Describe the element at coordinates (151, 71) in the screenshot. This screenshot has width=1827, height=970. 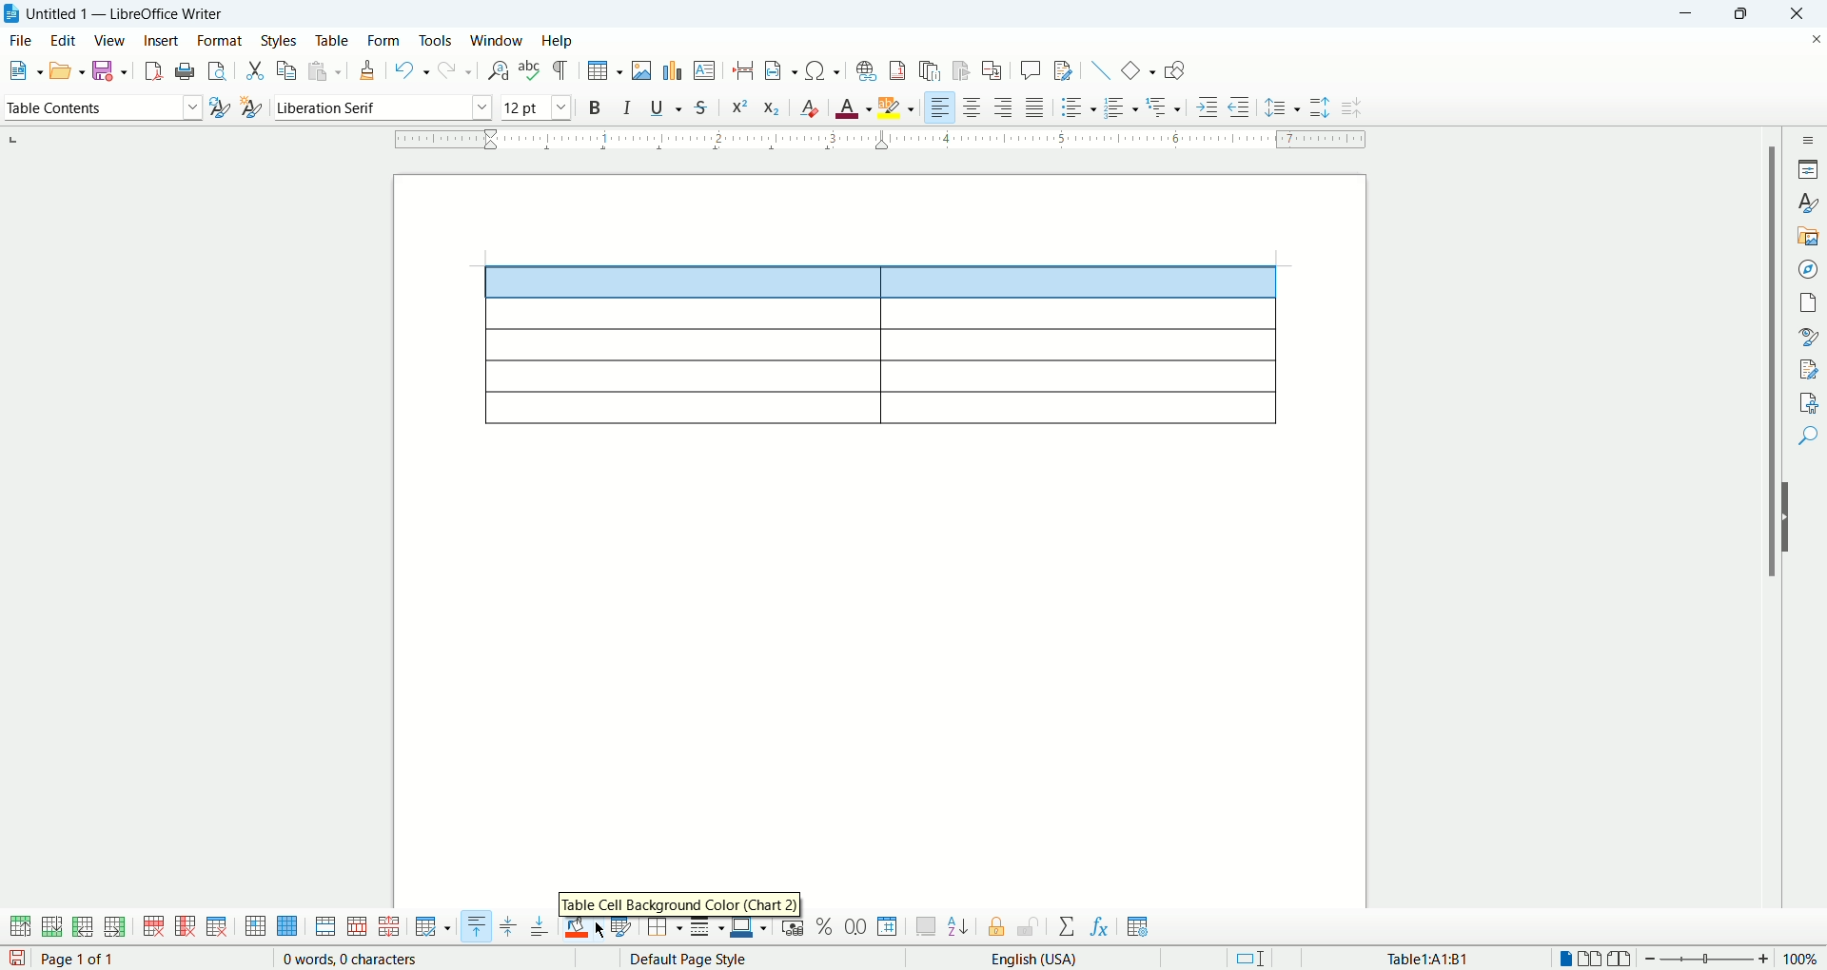
I see `export as pdf` at that location.